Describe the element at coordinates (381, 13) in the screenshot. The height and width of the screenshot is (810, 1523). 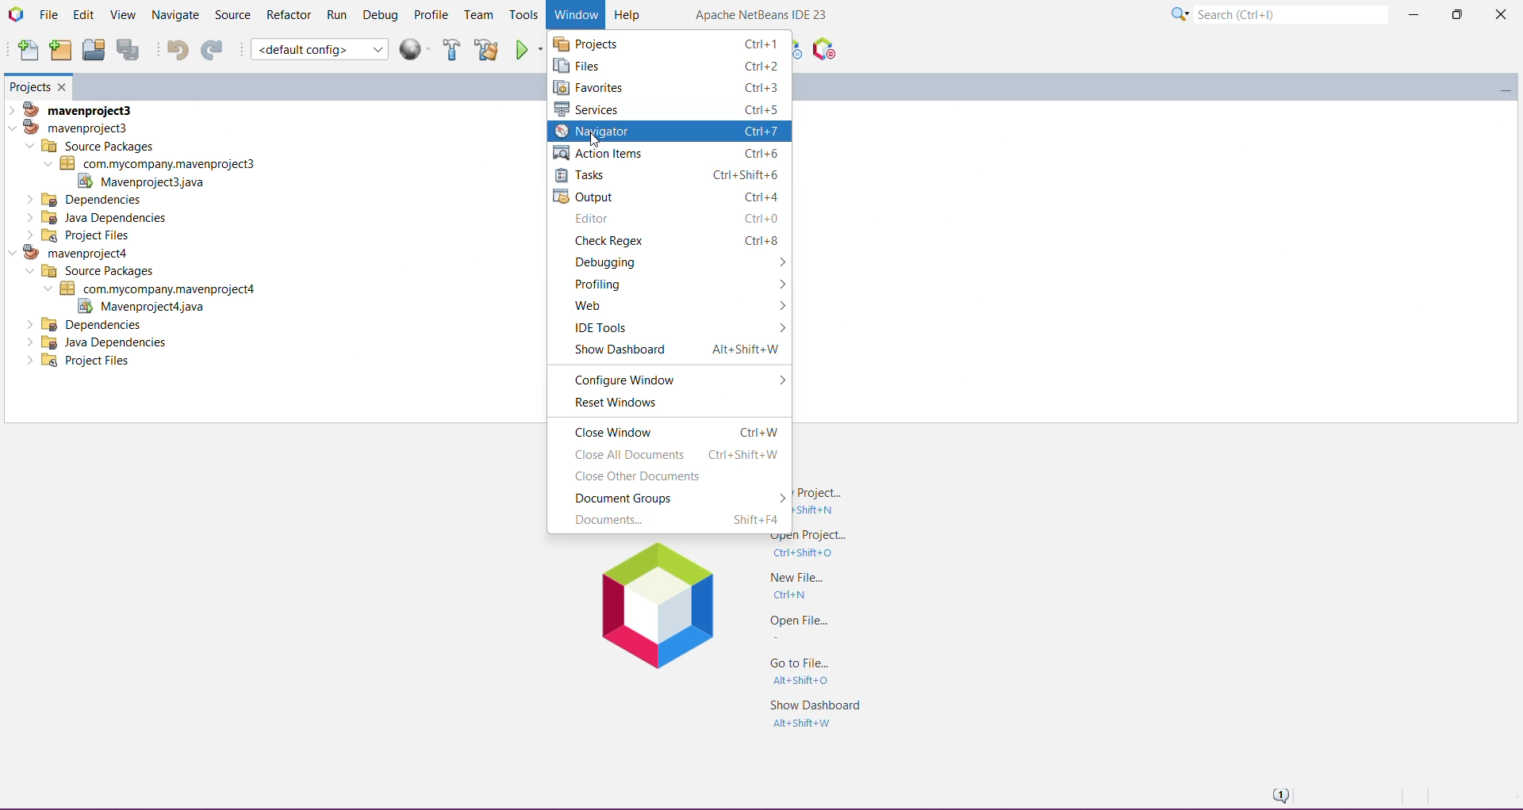
I see `Debug` at that location.